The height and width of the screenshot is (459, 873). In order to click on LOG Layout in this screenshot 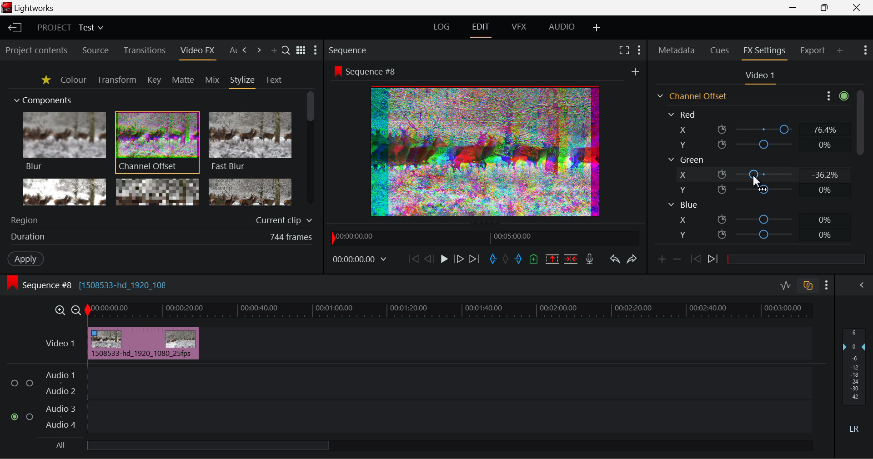, I will do `click(442, 29)`.